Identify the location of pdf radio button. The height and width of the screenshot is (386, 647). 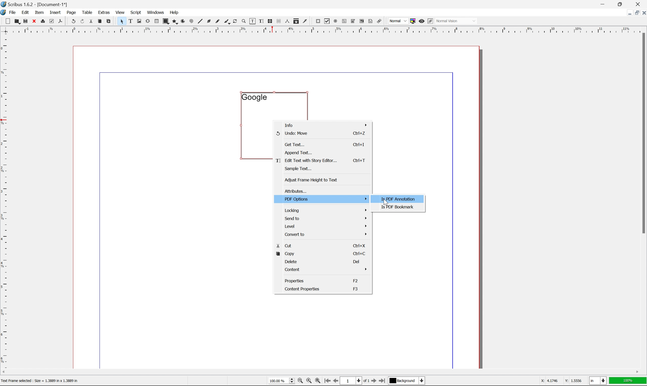
(334, 21).